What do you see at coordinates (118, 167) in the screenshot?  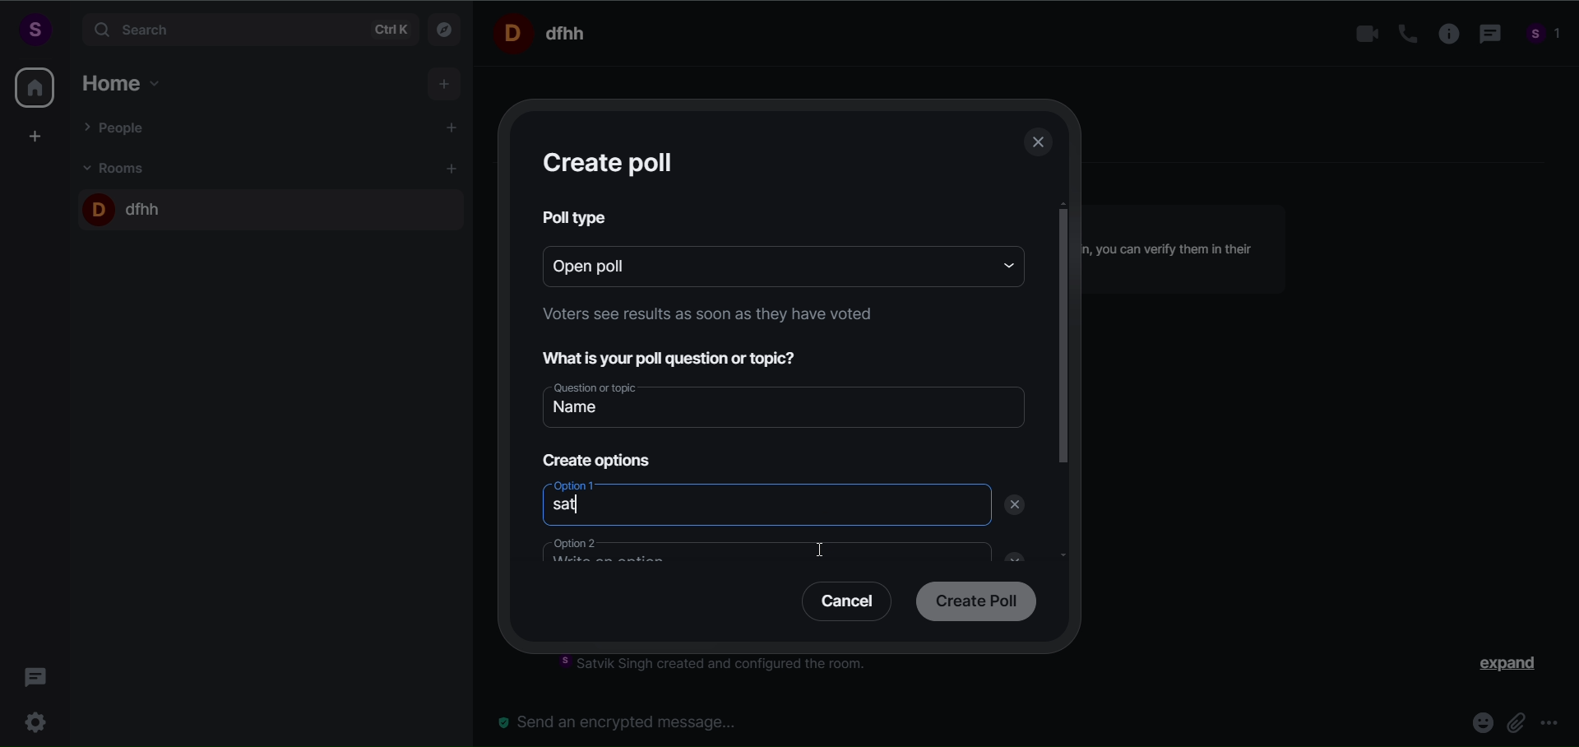 I see `rooms` at bounding box center [118, 167].